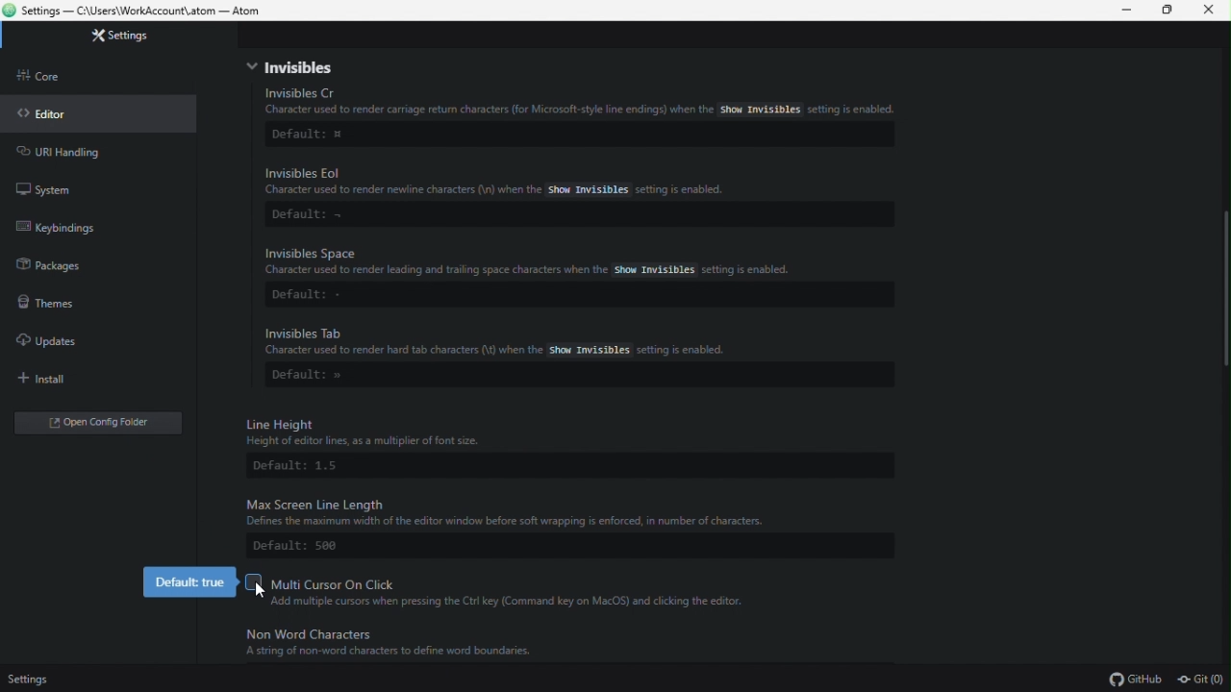 The height and width of the screenshot is (692, 1231). I want to click on Line HeightHeight of editor fines, as a multiplier of font size., so click(419, 429).